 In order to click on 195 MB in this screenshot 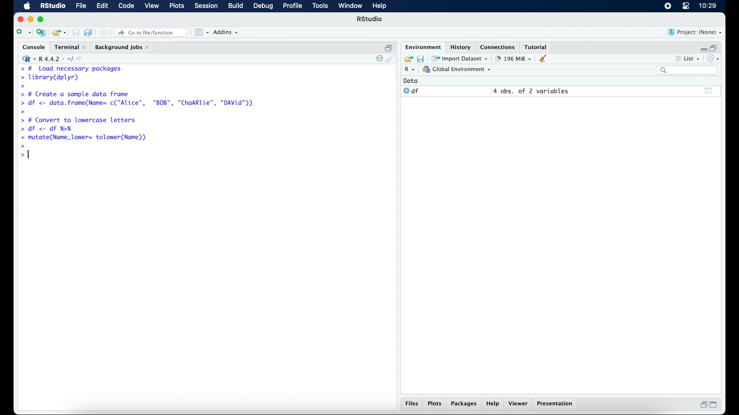, I will do `click(513, 58)`.